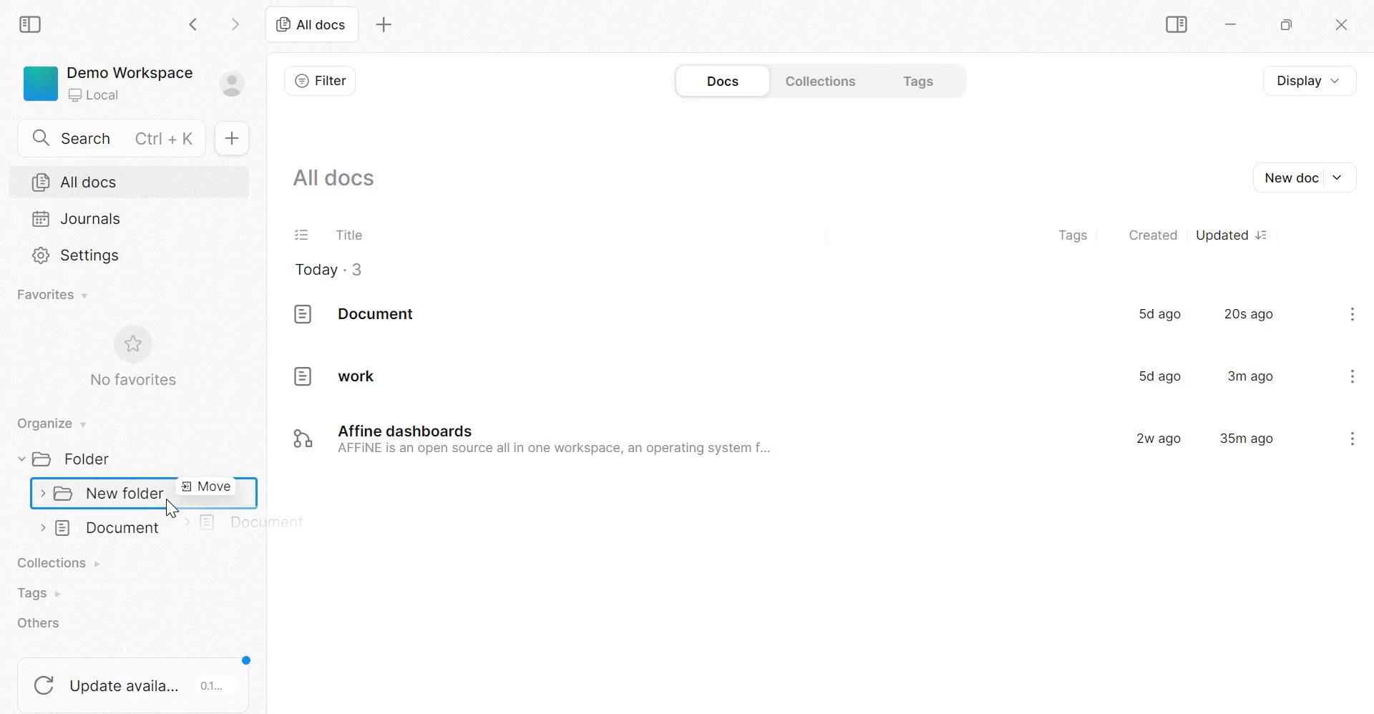 The width and height of the screenshot is (1374, 714). Describe the element at coordinates (336, 178) in the screenshot. I see `All docs` at that location.